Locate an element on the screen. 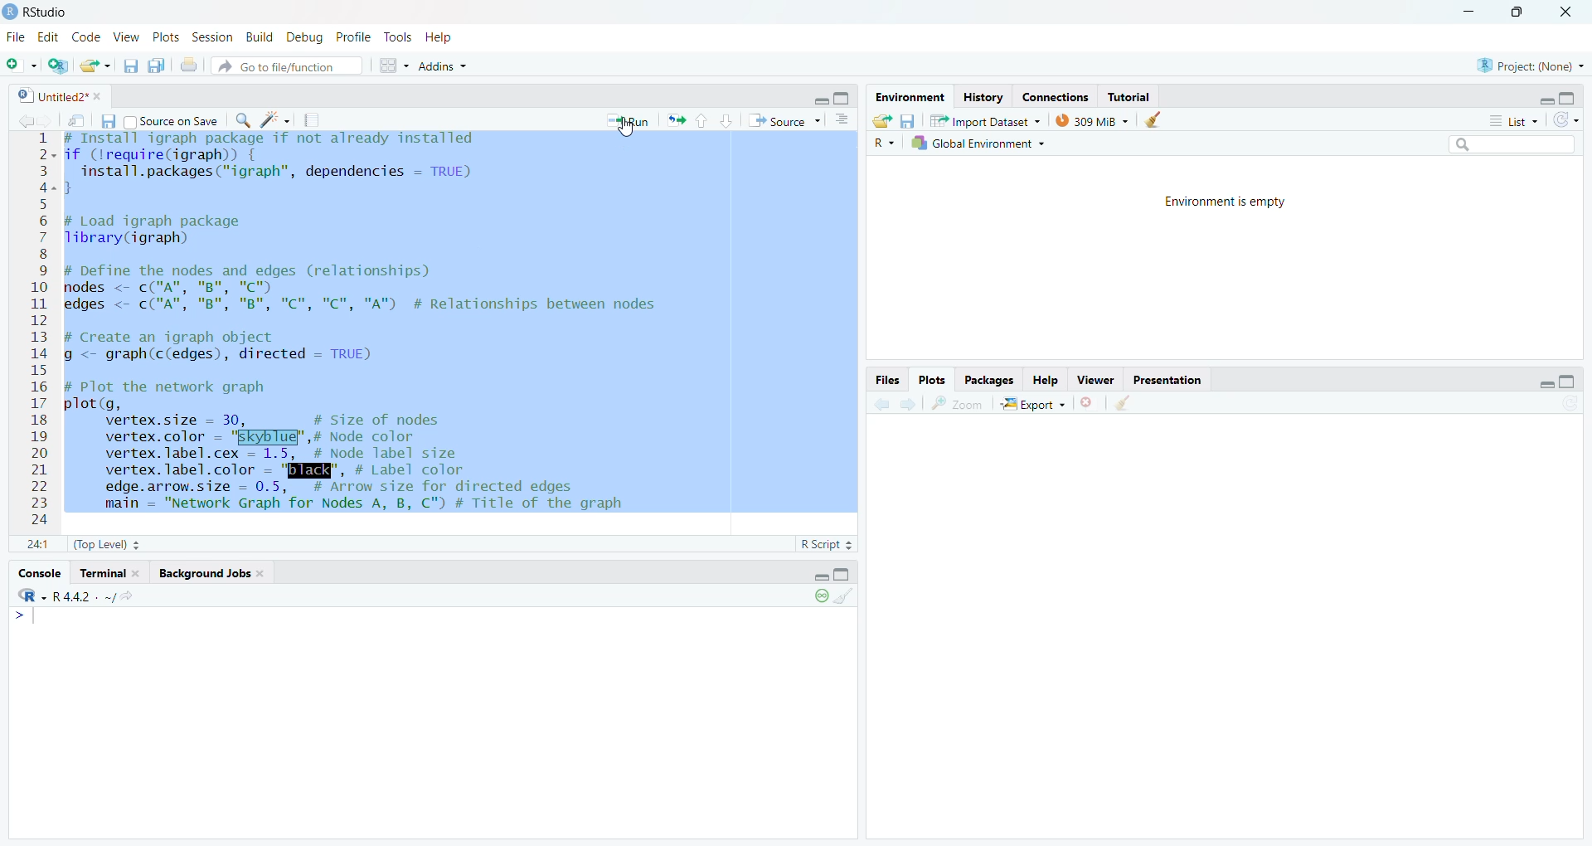  back is located at coordinates (27, 120).